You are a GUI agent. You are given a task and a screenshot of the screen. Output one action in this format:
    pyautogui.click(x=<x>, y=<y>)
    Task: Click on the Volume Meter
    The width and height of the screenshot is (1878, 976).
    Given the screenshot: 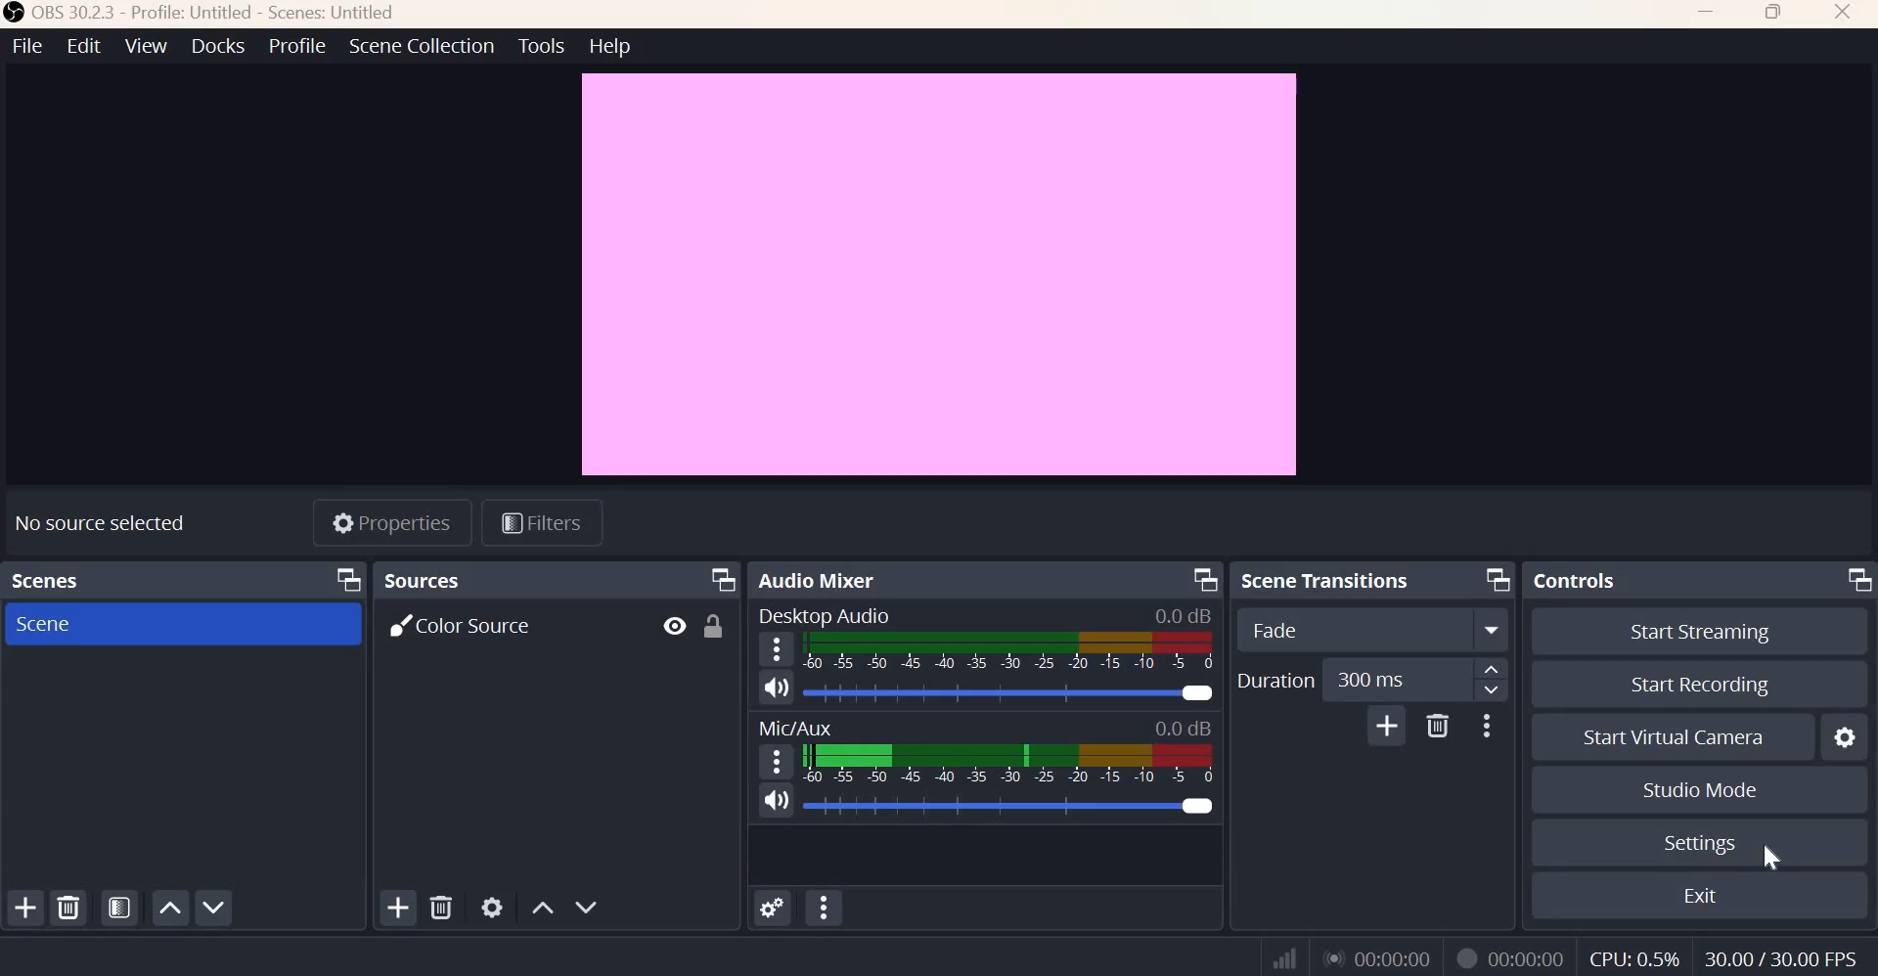 What is the action you would take?
    pyautogui.click(x=1007, y=763)
    